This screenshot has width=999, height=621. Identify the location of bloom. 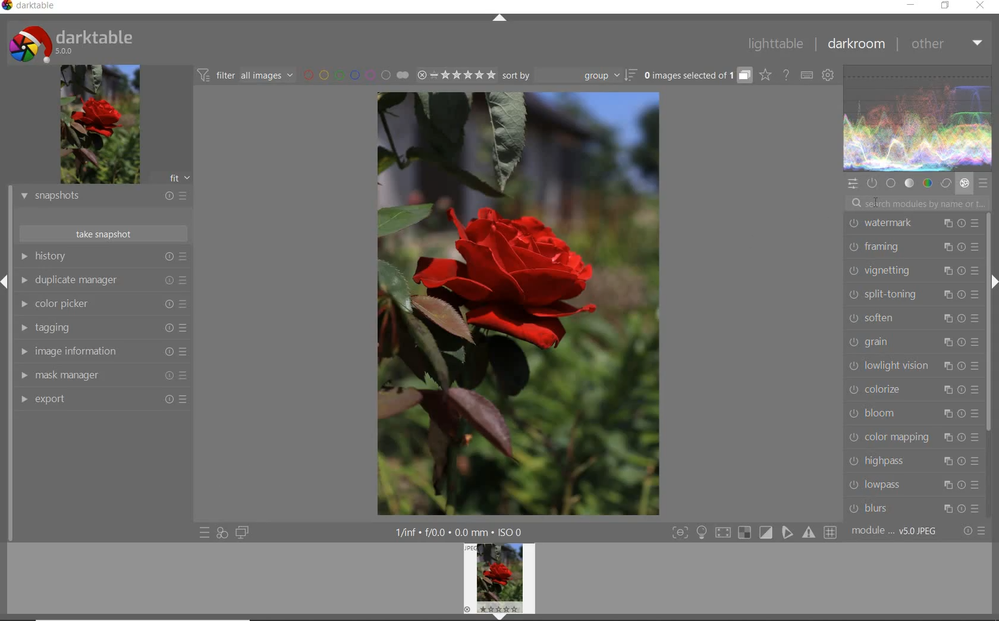
(912, 413).